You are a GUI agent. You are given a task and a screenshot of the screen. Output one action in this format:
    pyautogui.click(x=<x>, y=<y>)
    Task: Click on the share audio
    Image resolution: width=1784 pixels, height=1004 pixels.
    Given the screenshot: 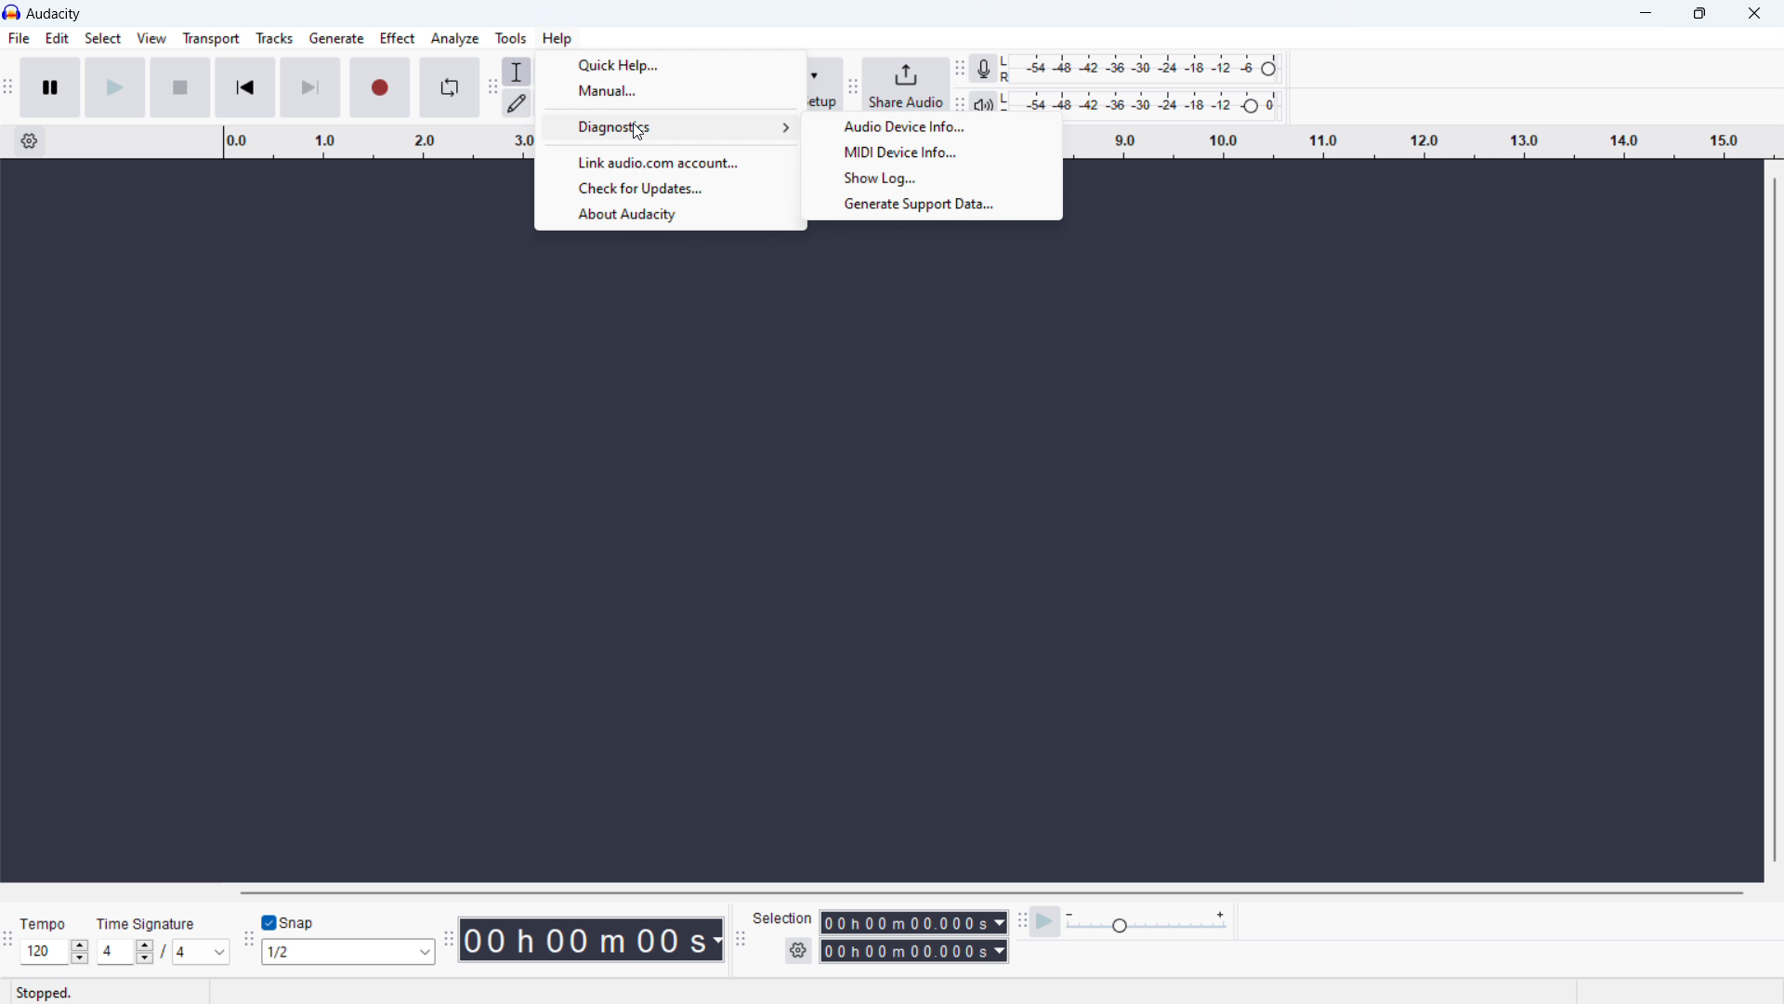 What is the action you would take?
    pyautogui.click(x=906, y=83)
    